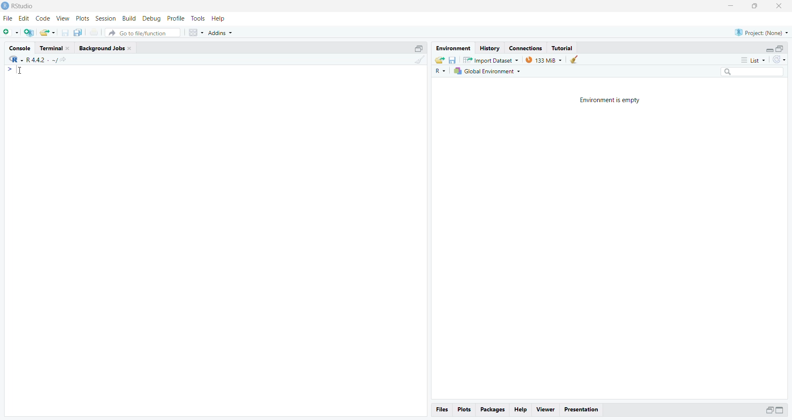 This screenshot has width=792, height=420. I want to click on Addins, so click(222, 33).